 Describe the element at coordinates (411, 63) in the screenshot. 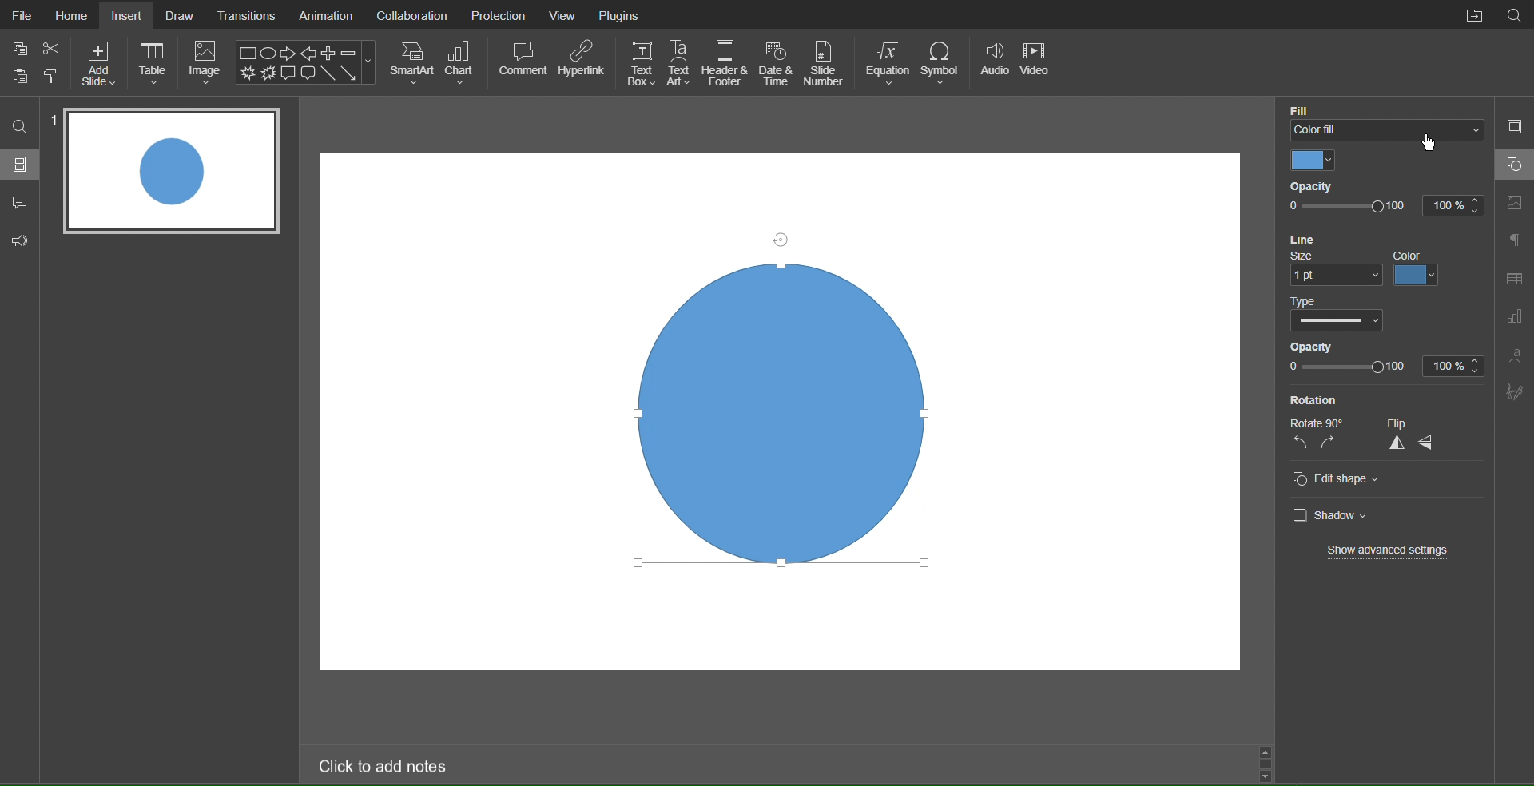

I see `SmartArt` at that location.